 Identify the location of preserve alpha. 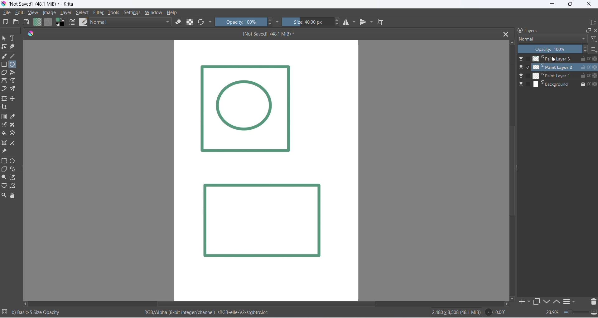
(592, 59).